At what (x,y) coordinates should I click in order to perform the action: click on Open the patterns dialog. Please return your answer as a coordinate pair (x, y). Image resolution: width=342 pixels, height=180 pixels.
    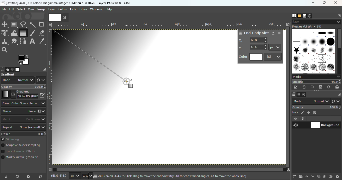
    Looking at the image, I should click on (299, 16).